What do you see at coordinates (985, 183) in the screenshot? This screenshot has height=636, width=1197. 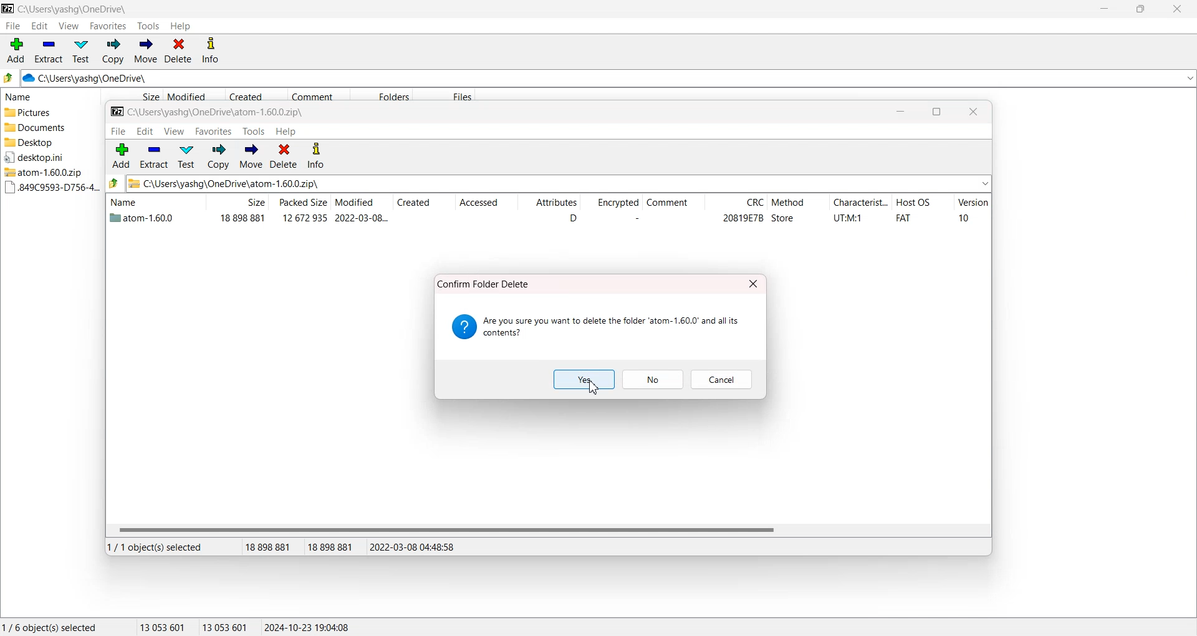 I see `expand` at bounding box center [985, 183].